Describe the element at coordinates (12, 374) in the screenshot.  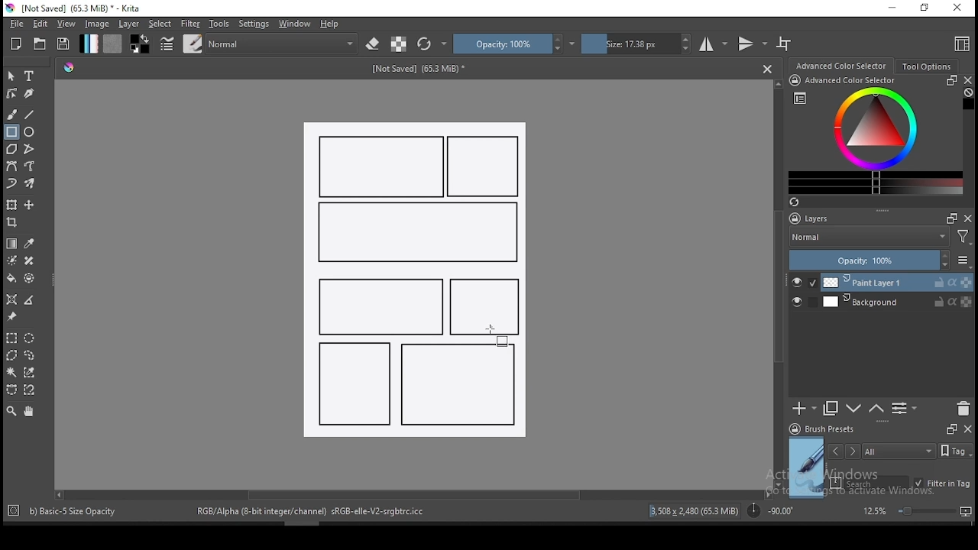
I see `contiguous selection tool` at that location.